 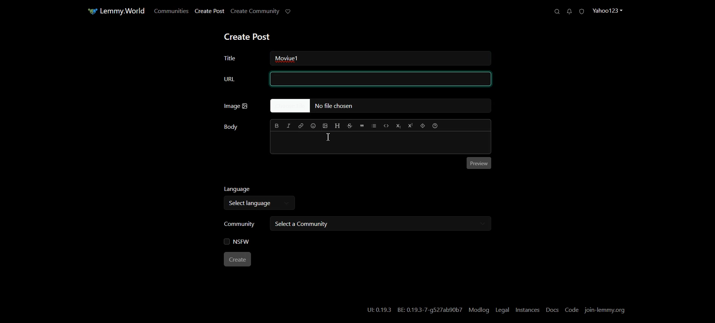 What do you see at coordinates (410, 125) in the screenshot?
I see `Superscript` at bounding box center [410, 125].